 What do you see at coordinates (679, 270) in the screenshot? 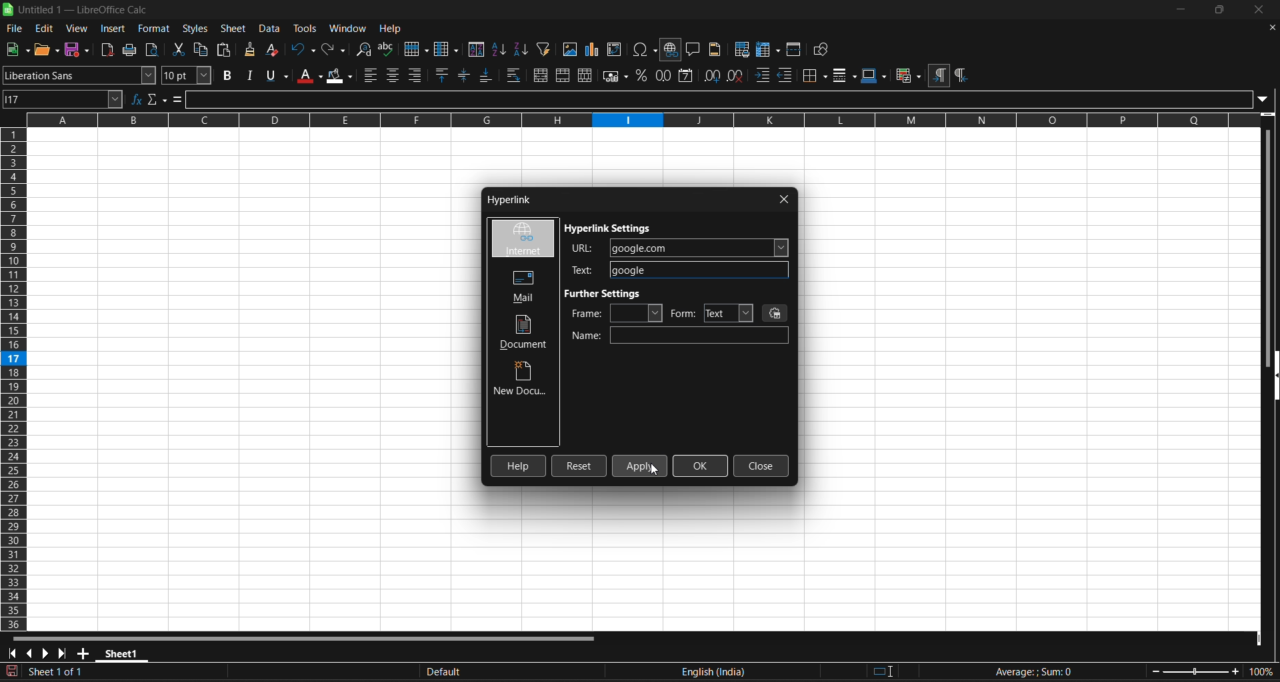
I see `typed google in the text field` at bounding box center [679, 270].